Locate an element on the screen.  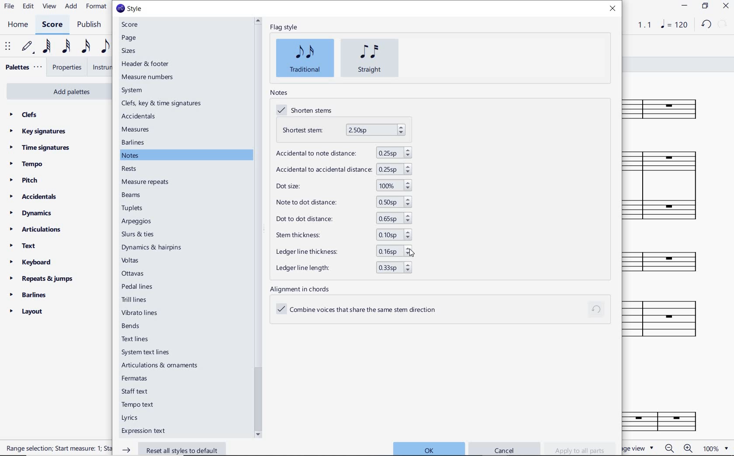
ledger line length is located at coordinates (341, 267).